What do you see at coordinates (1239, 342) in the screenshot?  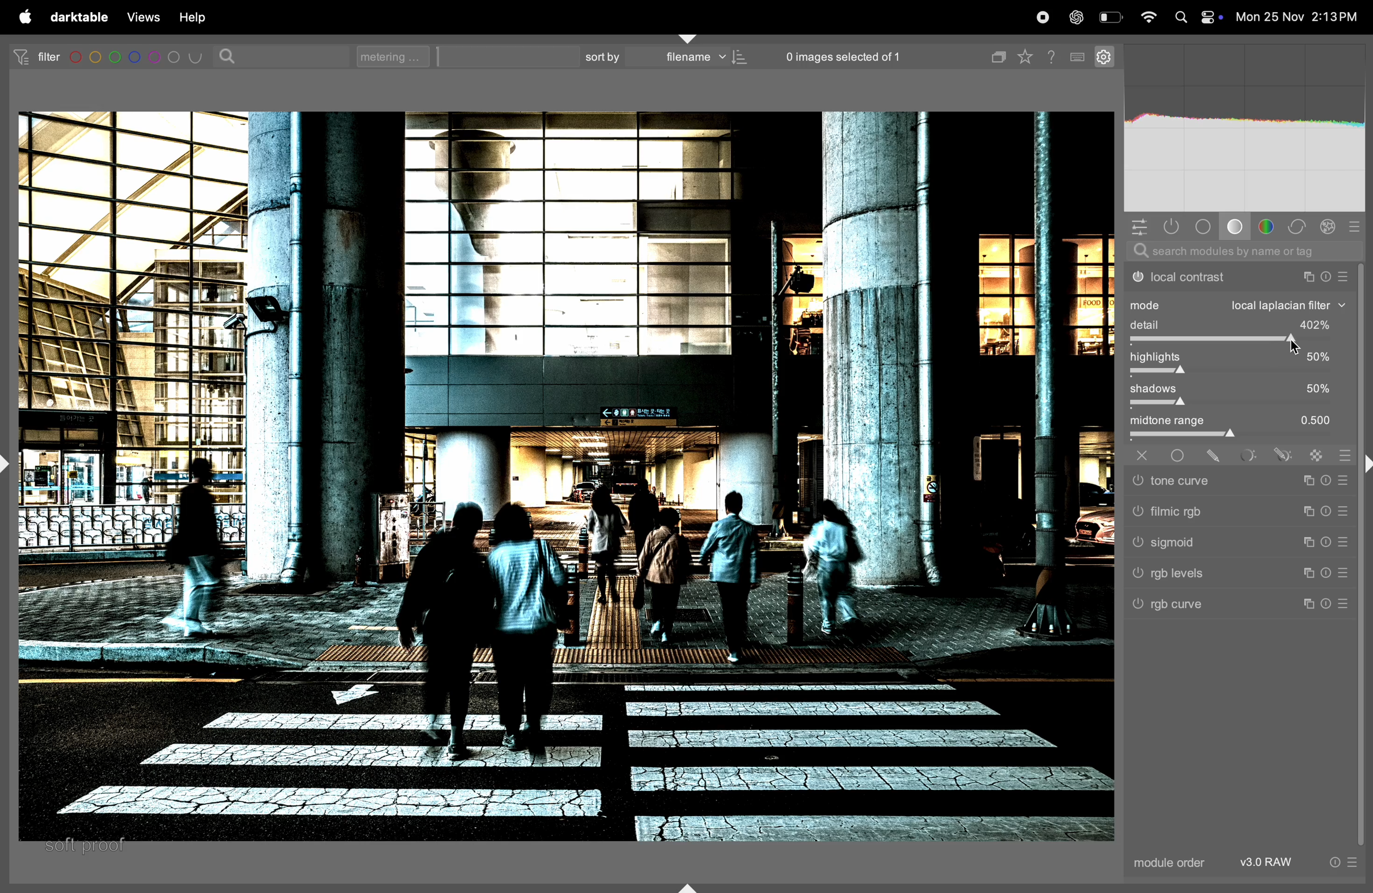 I see `toggle` at bounding box center [1239, 342].